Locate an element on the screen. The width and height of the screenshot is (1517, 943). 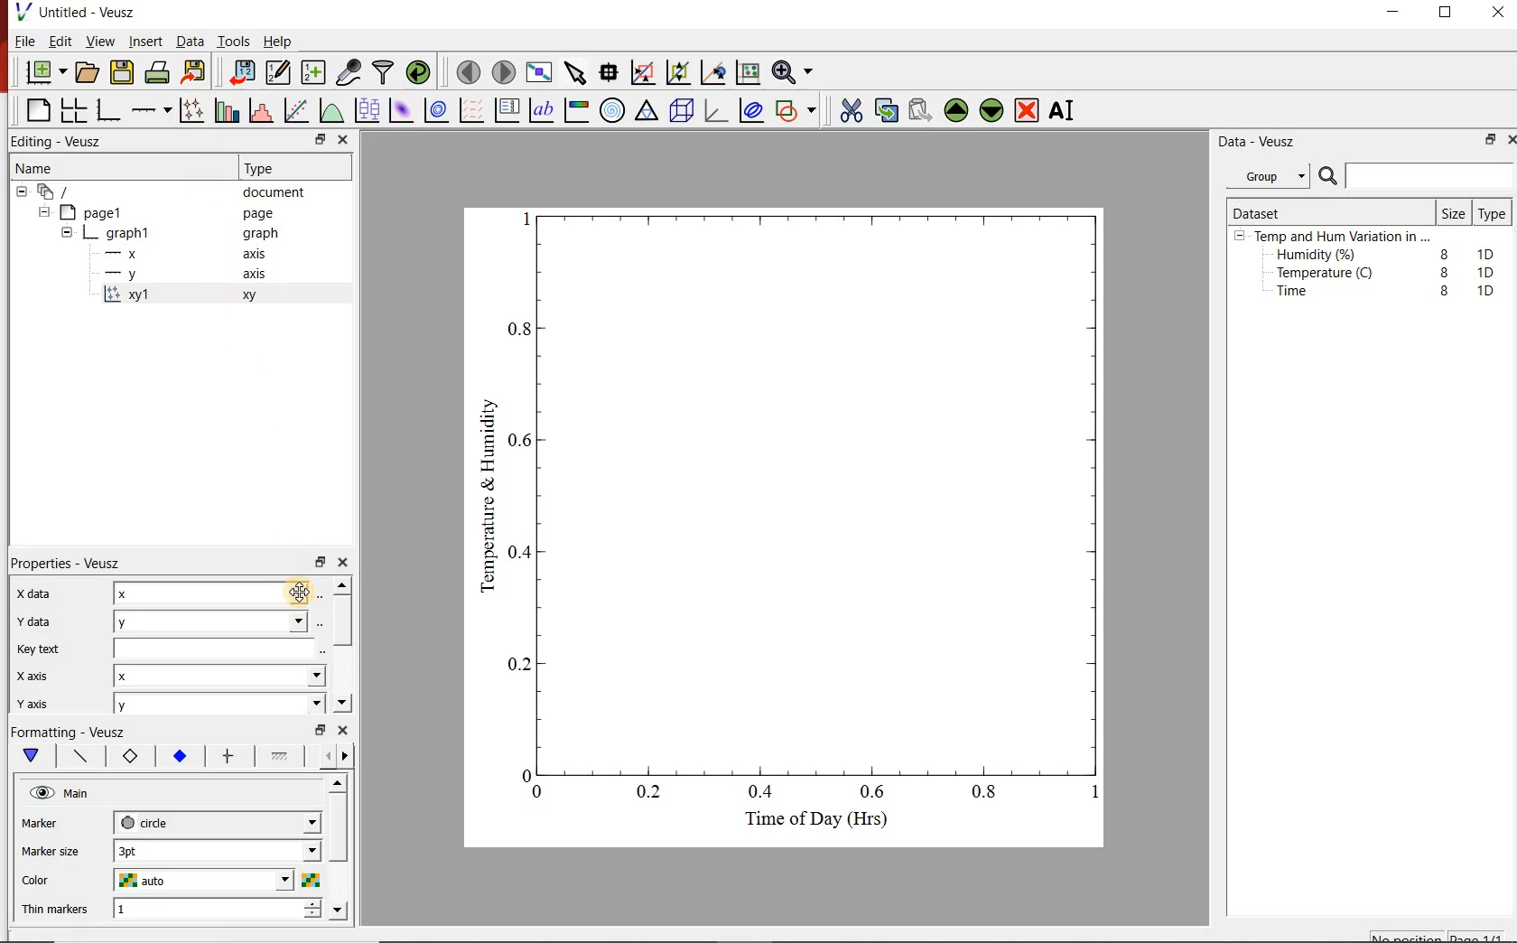
x is located at coordinates (150, 677).